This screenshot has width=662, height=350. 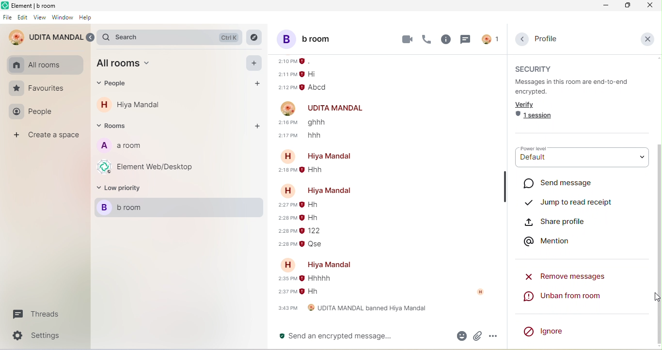 What do you see at coordinates (528, 105) in the screenshot?
I see `verify` at bounding box center [528, 105].